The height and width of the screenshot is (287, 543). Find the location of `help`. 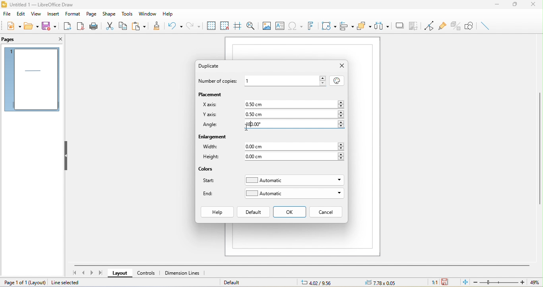

help is located at coordinates (217, 212).